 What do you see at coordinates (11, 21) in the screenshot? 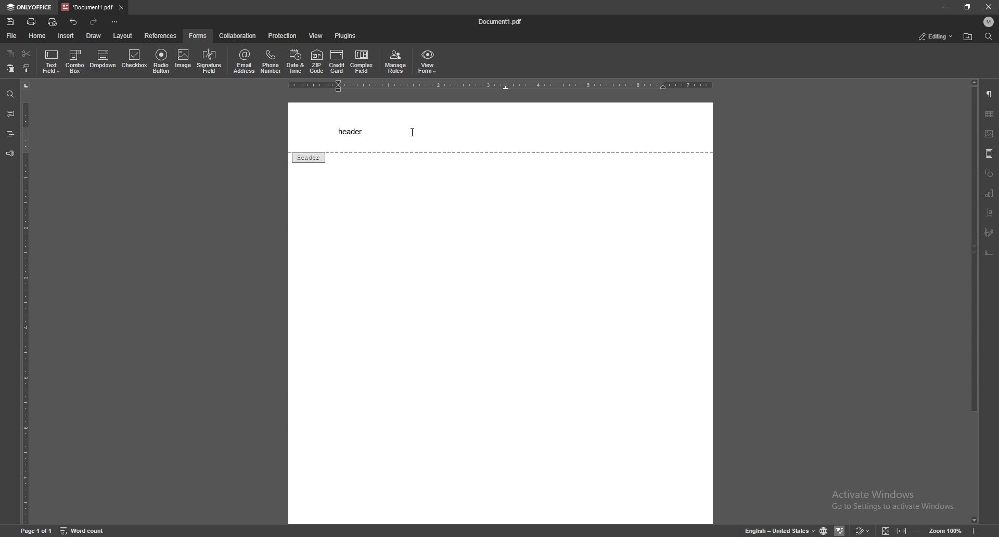
I see `save` at bounding box center [11, 21].